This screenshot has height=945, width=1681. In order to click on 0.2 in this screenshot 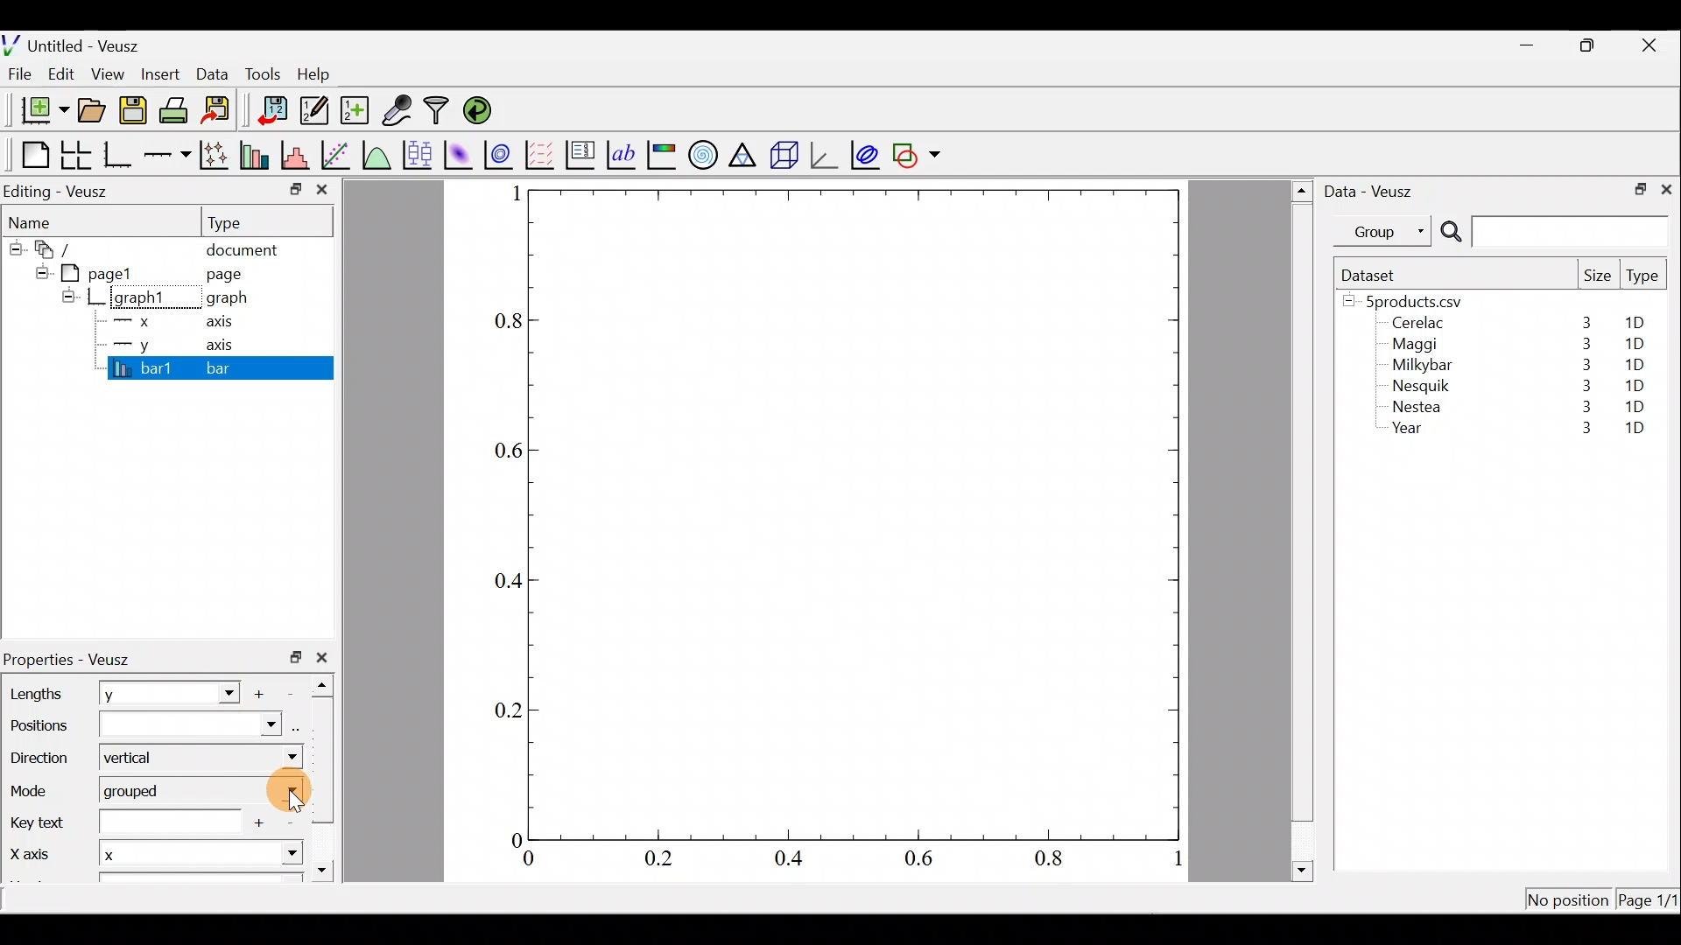, I will do `click(510, 709)`.